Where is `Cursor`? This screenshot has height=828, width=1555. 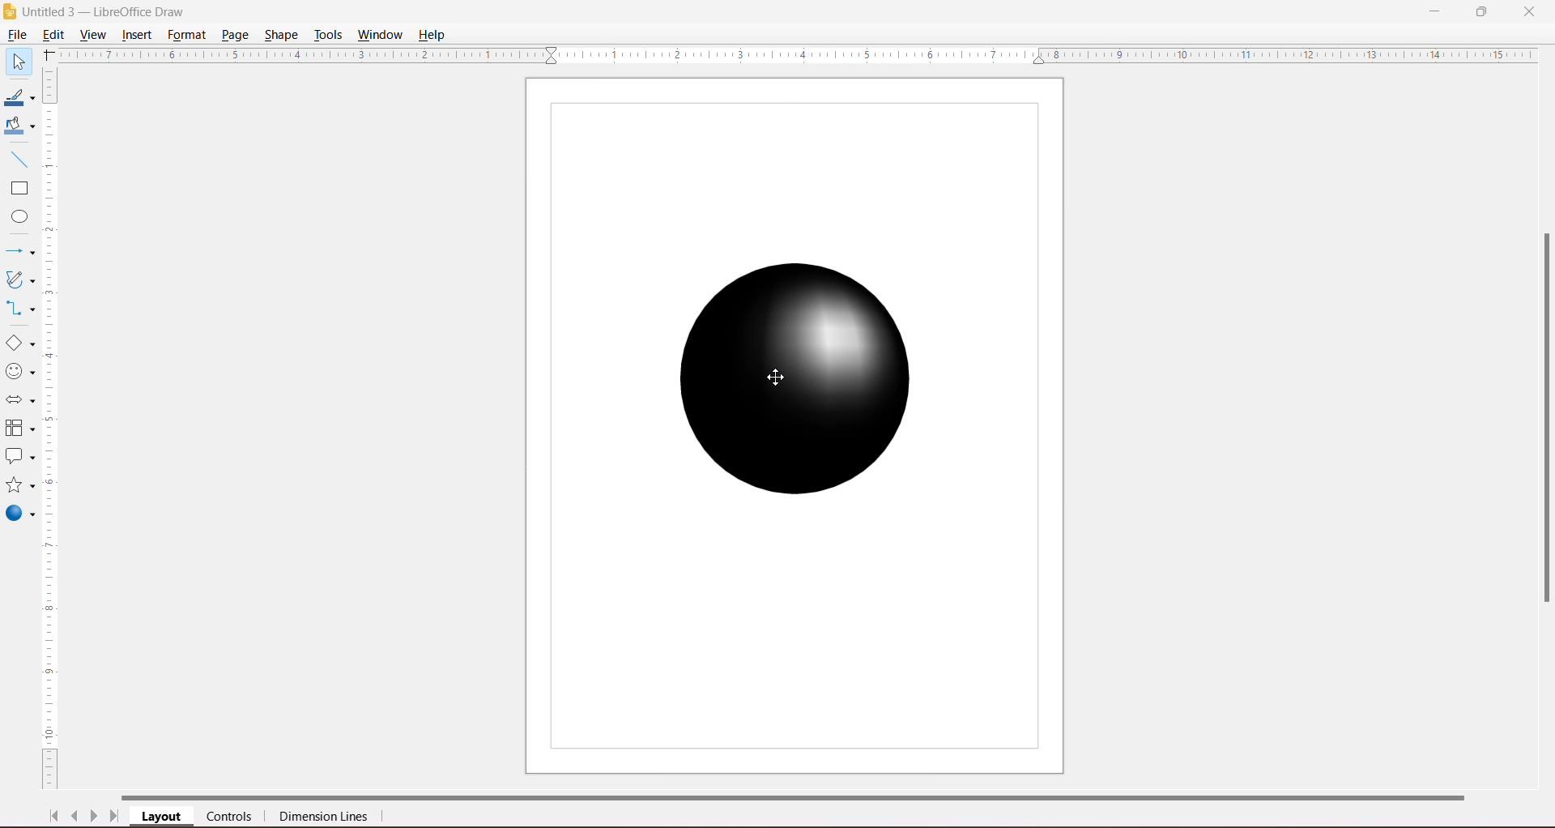
Cursor is located at coordinates (777, 376).